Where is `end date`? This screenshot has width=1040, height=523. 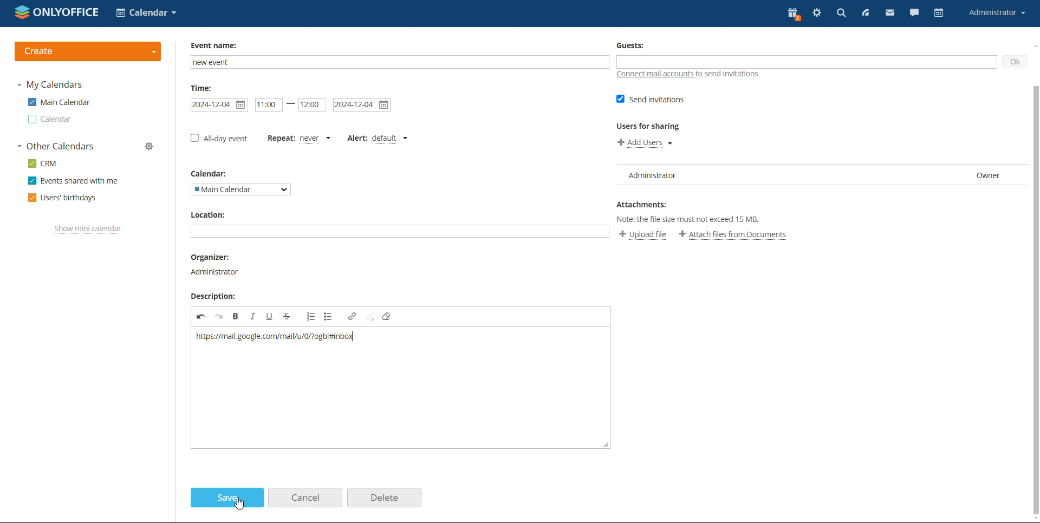 end date is located at coordinates (361, 103).